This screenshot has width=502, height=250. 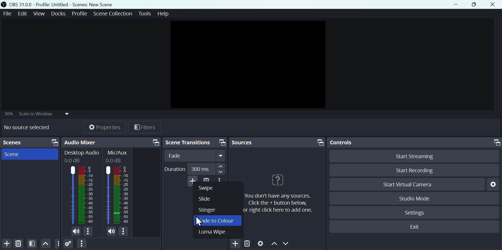 What do you see at coordinates (149, 128) in the screenshot?
I see `Filters` at bounding box center [149, 128].